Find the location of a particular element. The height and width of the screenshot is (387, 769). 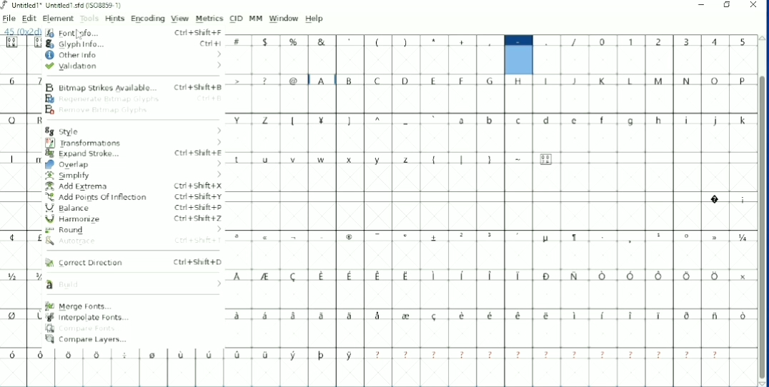

Symbols is located at coordinates (364, 356).